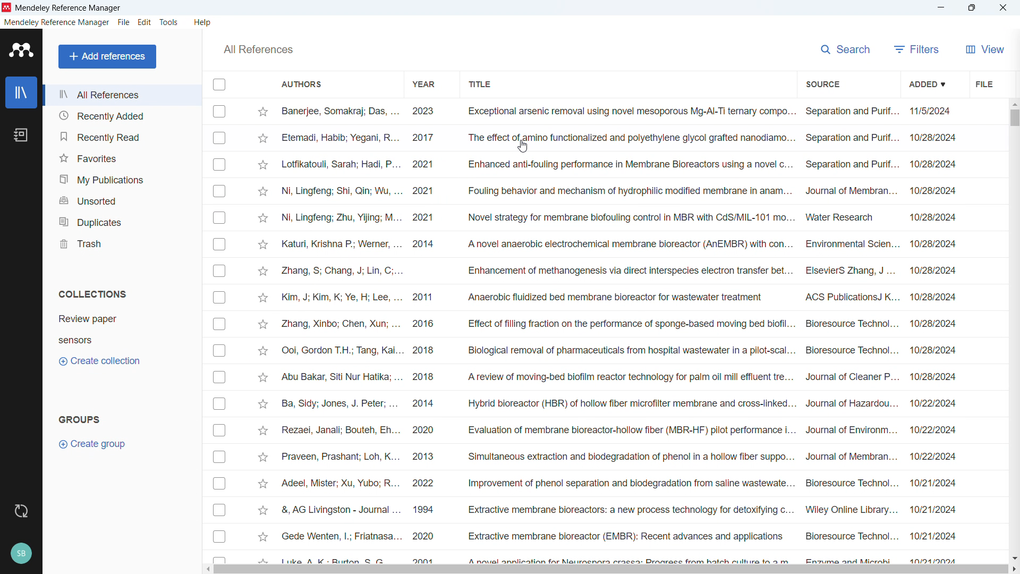 The width and height of the screenshot is (1020, 574). What do you see at coordinates (1015, 117) in the screenshot?
I see `Vertical scroll bar ` at bounding box center [1015, 117].